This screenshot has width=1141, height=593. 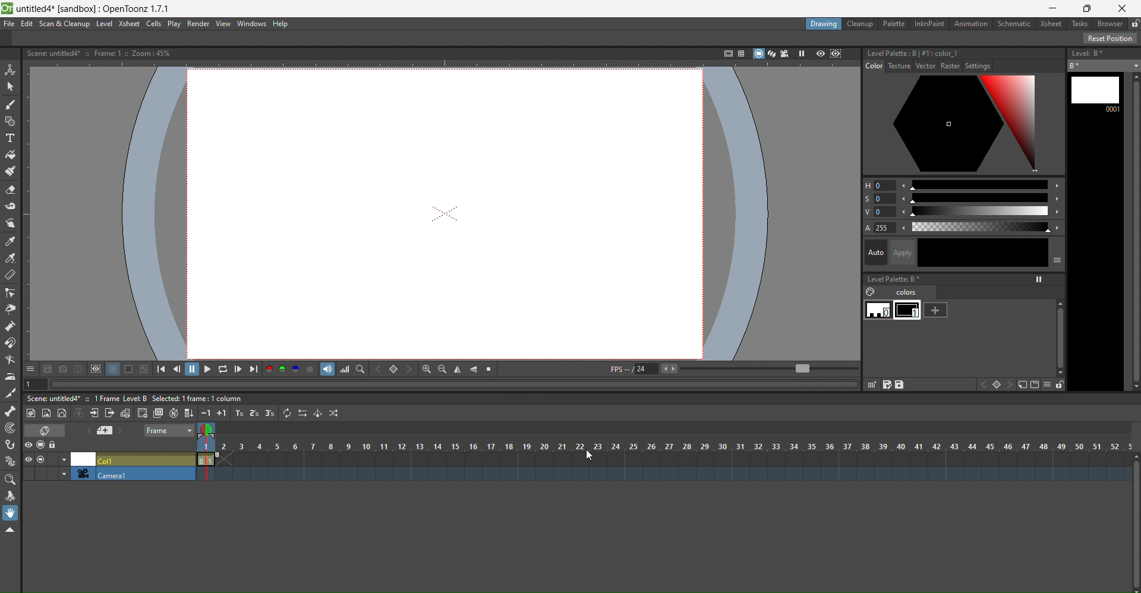 What do you see at coordinates (489, 370) in the screenshot?
I see `` at bounding box center [489, 370].